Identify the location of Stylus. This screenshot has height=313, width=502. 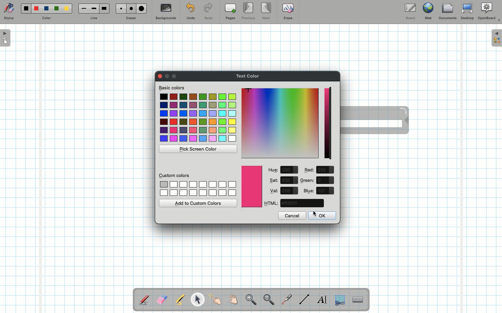
(9, 11).